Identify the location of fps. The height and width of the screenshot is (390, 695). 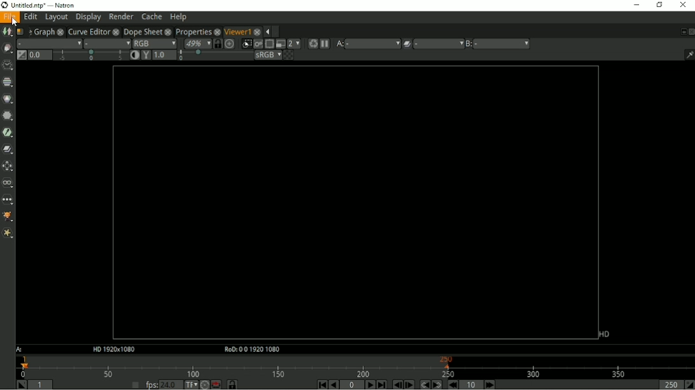
(151, 384).